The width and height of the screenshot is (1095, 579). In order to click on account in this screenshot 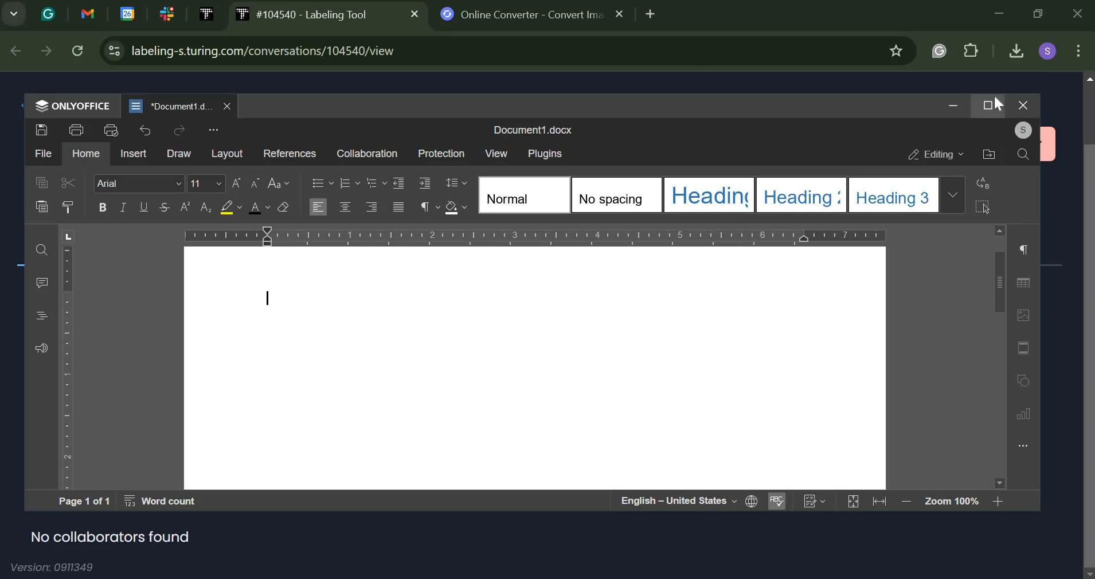, I will do `click(1023, 129)`.